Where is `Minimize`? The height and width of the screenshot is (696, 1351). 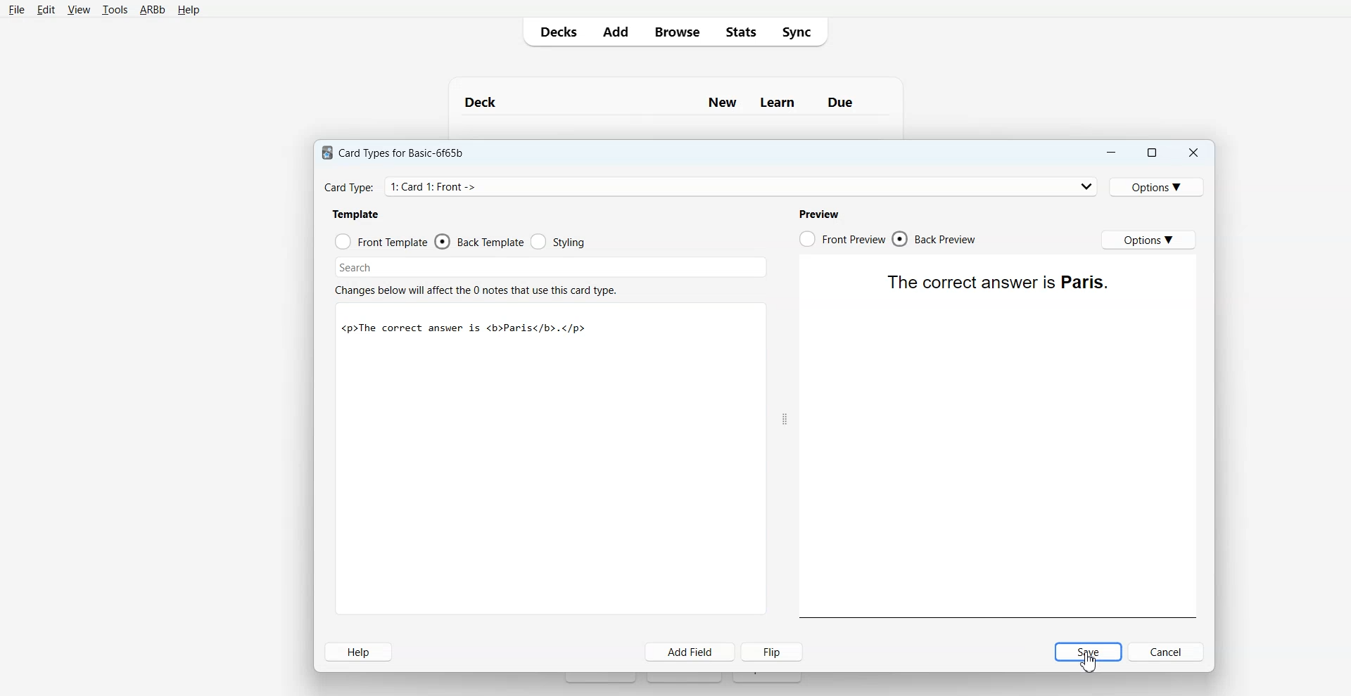
Minimize is located at coordinates (1112, 152).